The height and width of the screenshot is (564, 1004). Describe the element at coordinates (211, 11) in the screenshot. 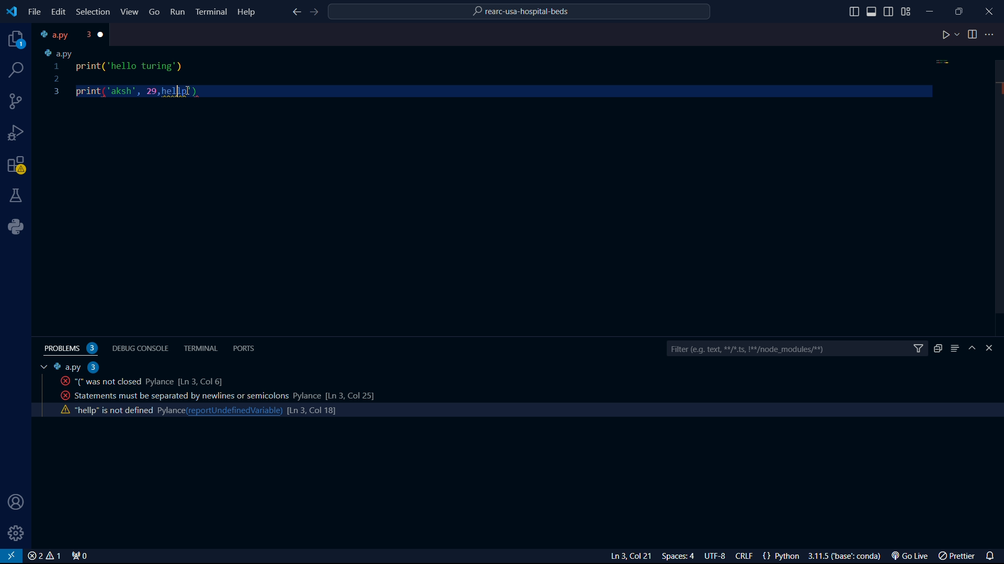

I see `Terminal` at that location.